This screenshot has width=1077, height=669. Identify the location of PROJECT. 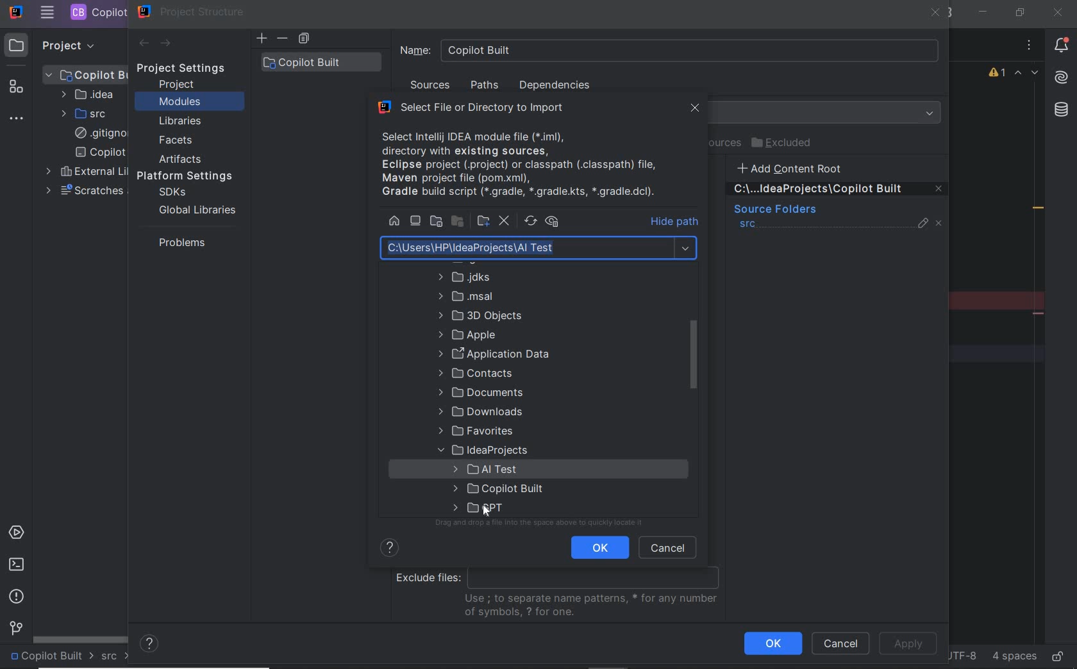
(57, 45).